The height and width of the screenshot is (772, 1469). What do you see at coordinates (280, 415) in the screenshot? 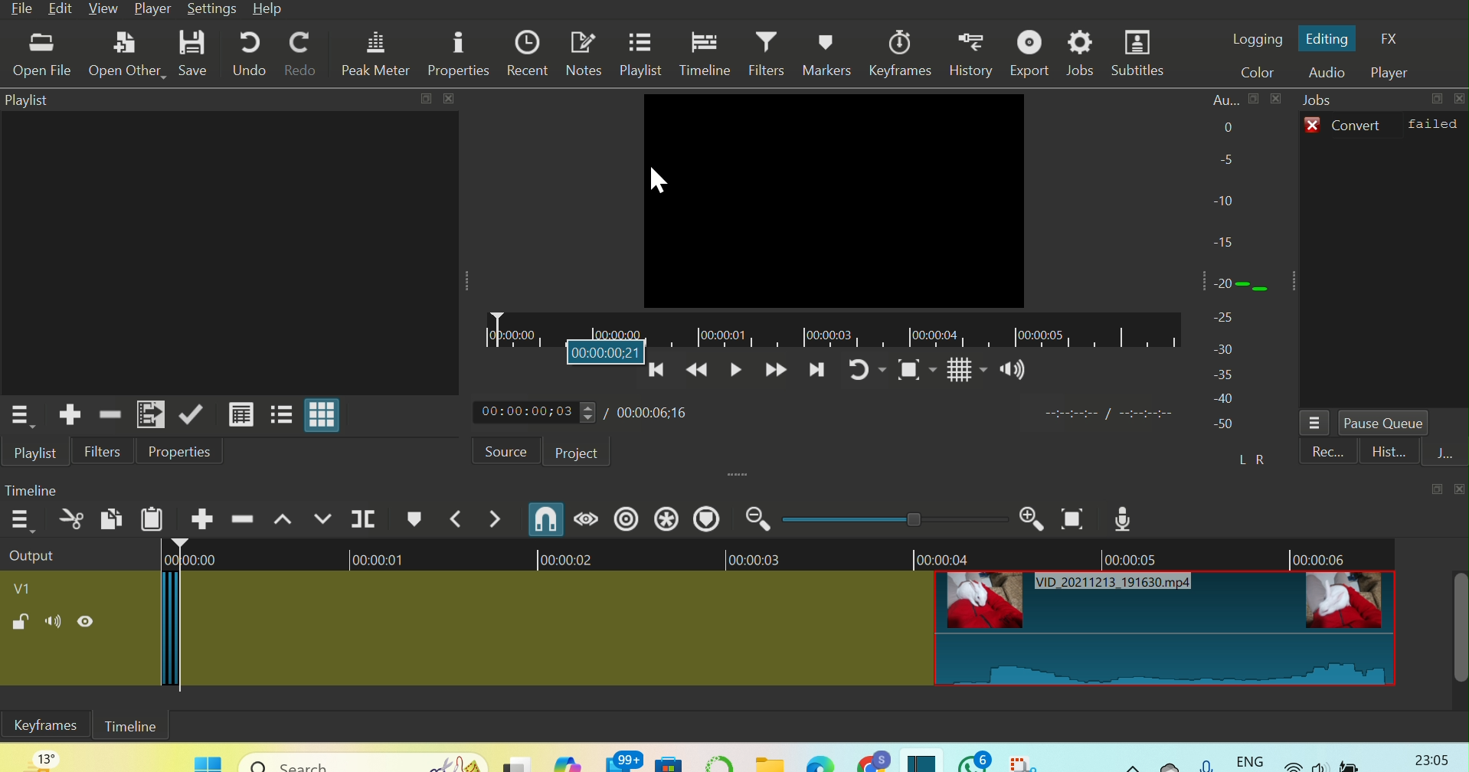
I see `View as list` at bounding box center [280, 415].